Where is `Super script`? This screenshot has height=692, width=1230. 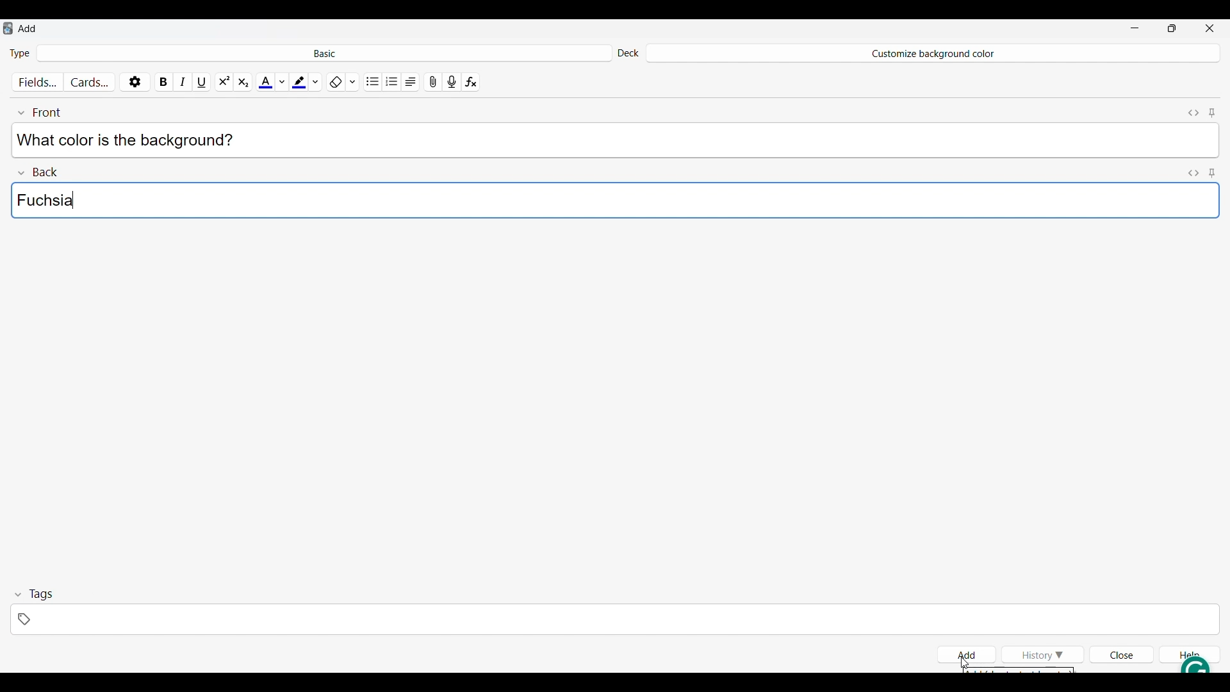
Super script is located at coordinates (224, 80).